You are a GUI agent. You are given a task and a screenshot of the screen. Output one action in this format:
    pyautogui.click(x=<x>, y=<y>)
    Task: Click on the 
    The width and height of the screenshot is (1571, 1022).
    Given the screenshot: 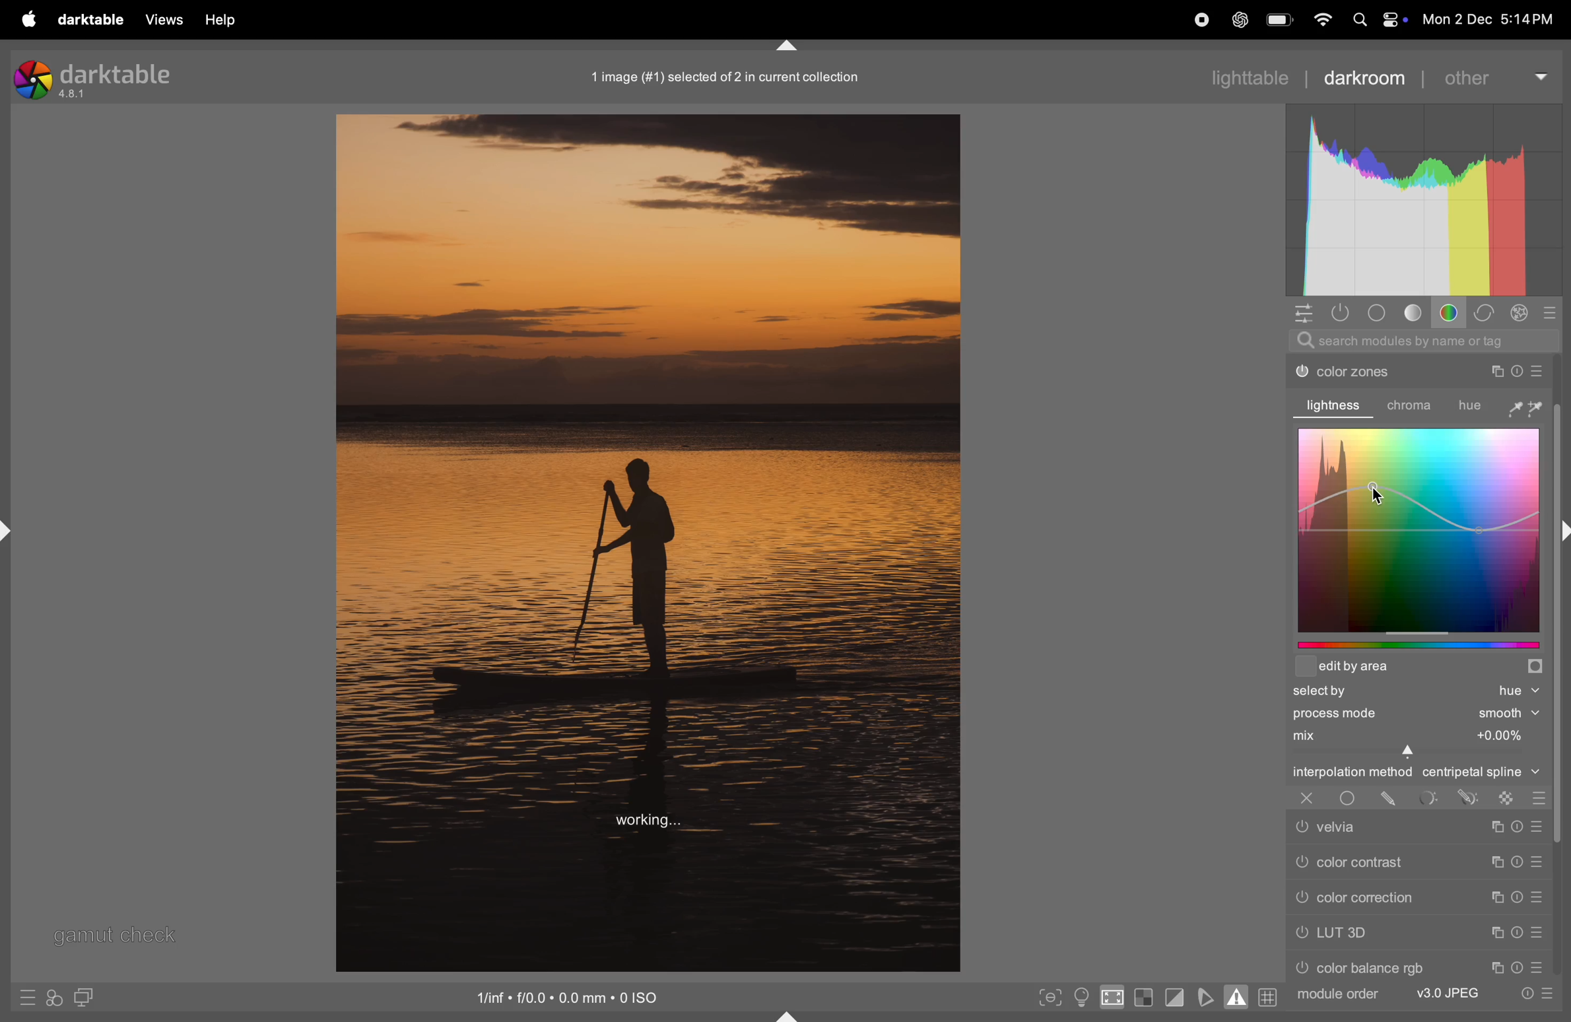 What is the action you would take?
    pyautogui.click(x=1554, y=312)
    